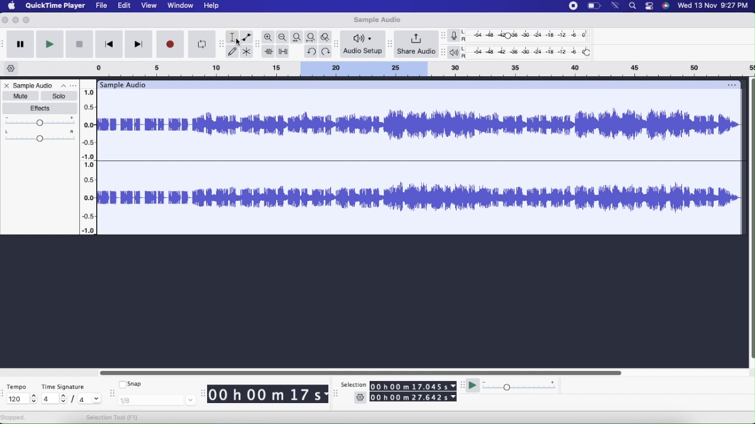  Describe the element at coordinates (338, 45) in the screenshot. I see `move toolbar` at that location.